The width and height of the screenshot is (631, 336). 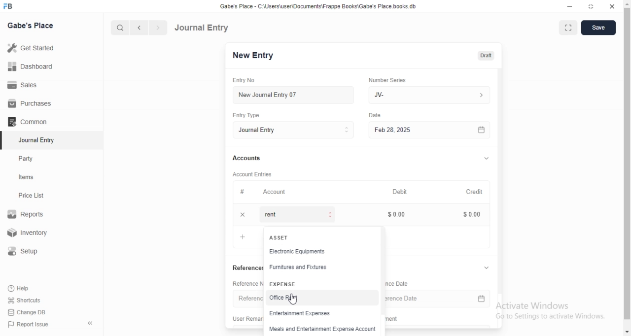 What do you see at coordinates (29, 67) in the screenshot?
I see `Dashboard` at bounding box center [29, 67].